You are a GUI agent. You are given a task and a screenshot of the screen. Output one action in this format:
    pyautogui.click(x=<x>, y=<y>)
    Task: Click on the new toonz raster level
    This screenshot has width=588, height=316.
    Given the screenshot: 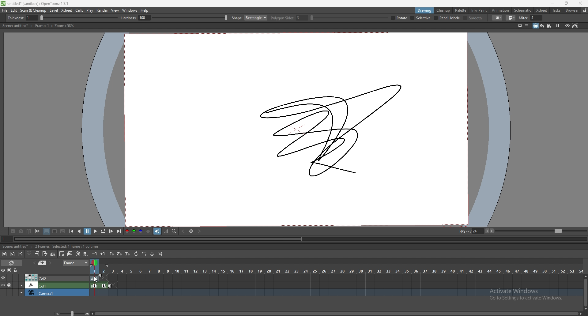 What is the action you would take?
    pyautogui.click(x=5, y=254)
    